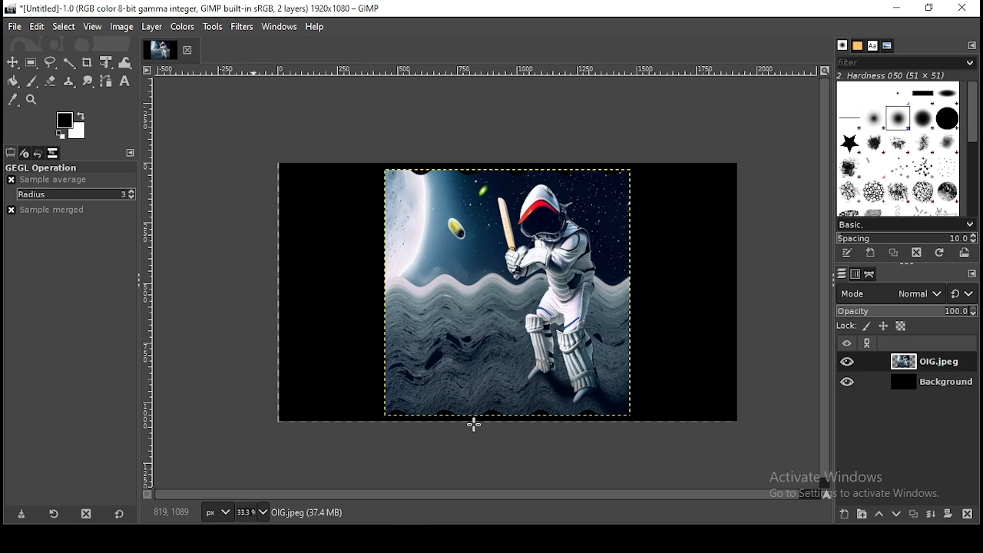 This screenshot has height=553, width=983. Describe the element at coordinates (33, 63) in the screenshot. I see `rectangle select tool` at that location.